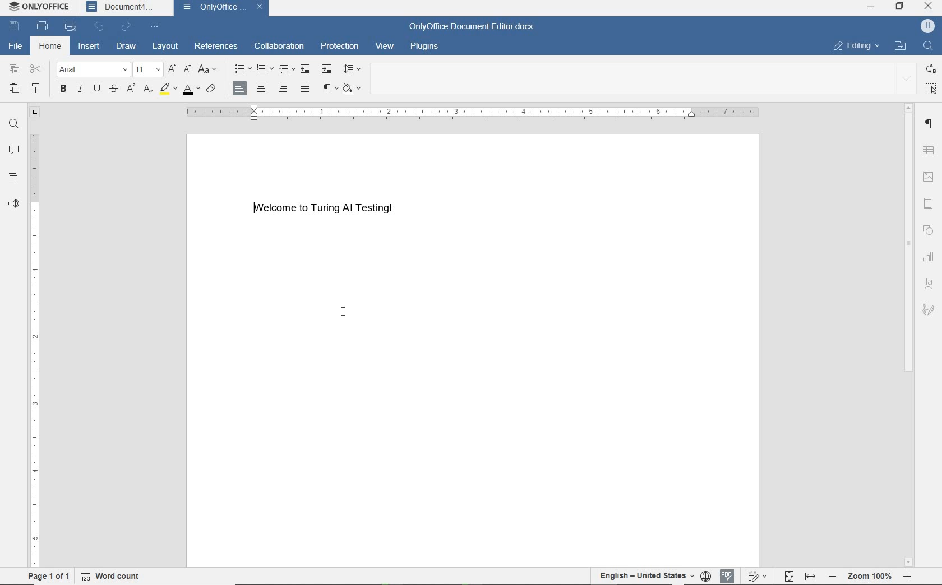 This screenshot has height=585, width=942. I want to click on I-beam cursor, so click(344, 311).